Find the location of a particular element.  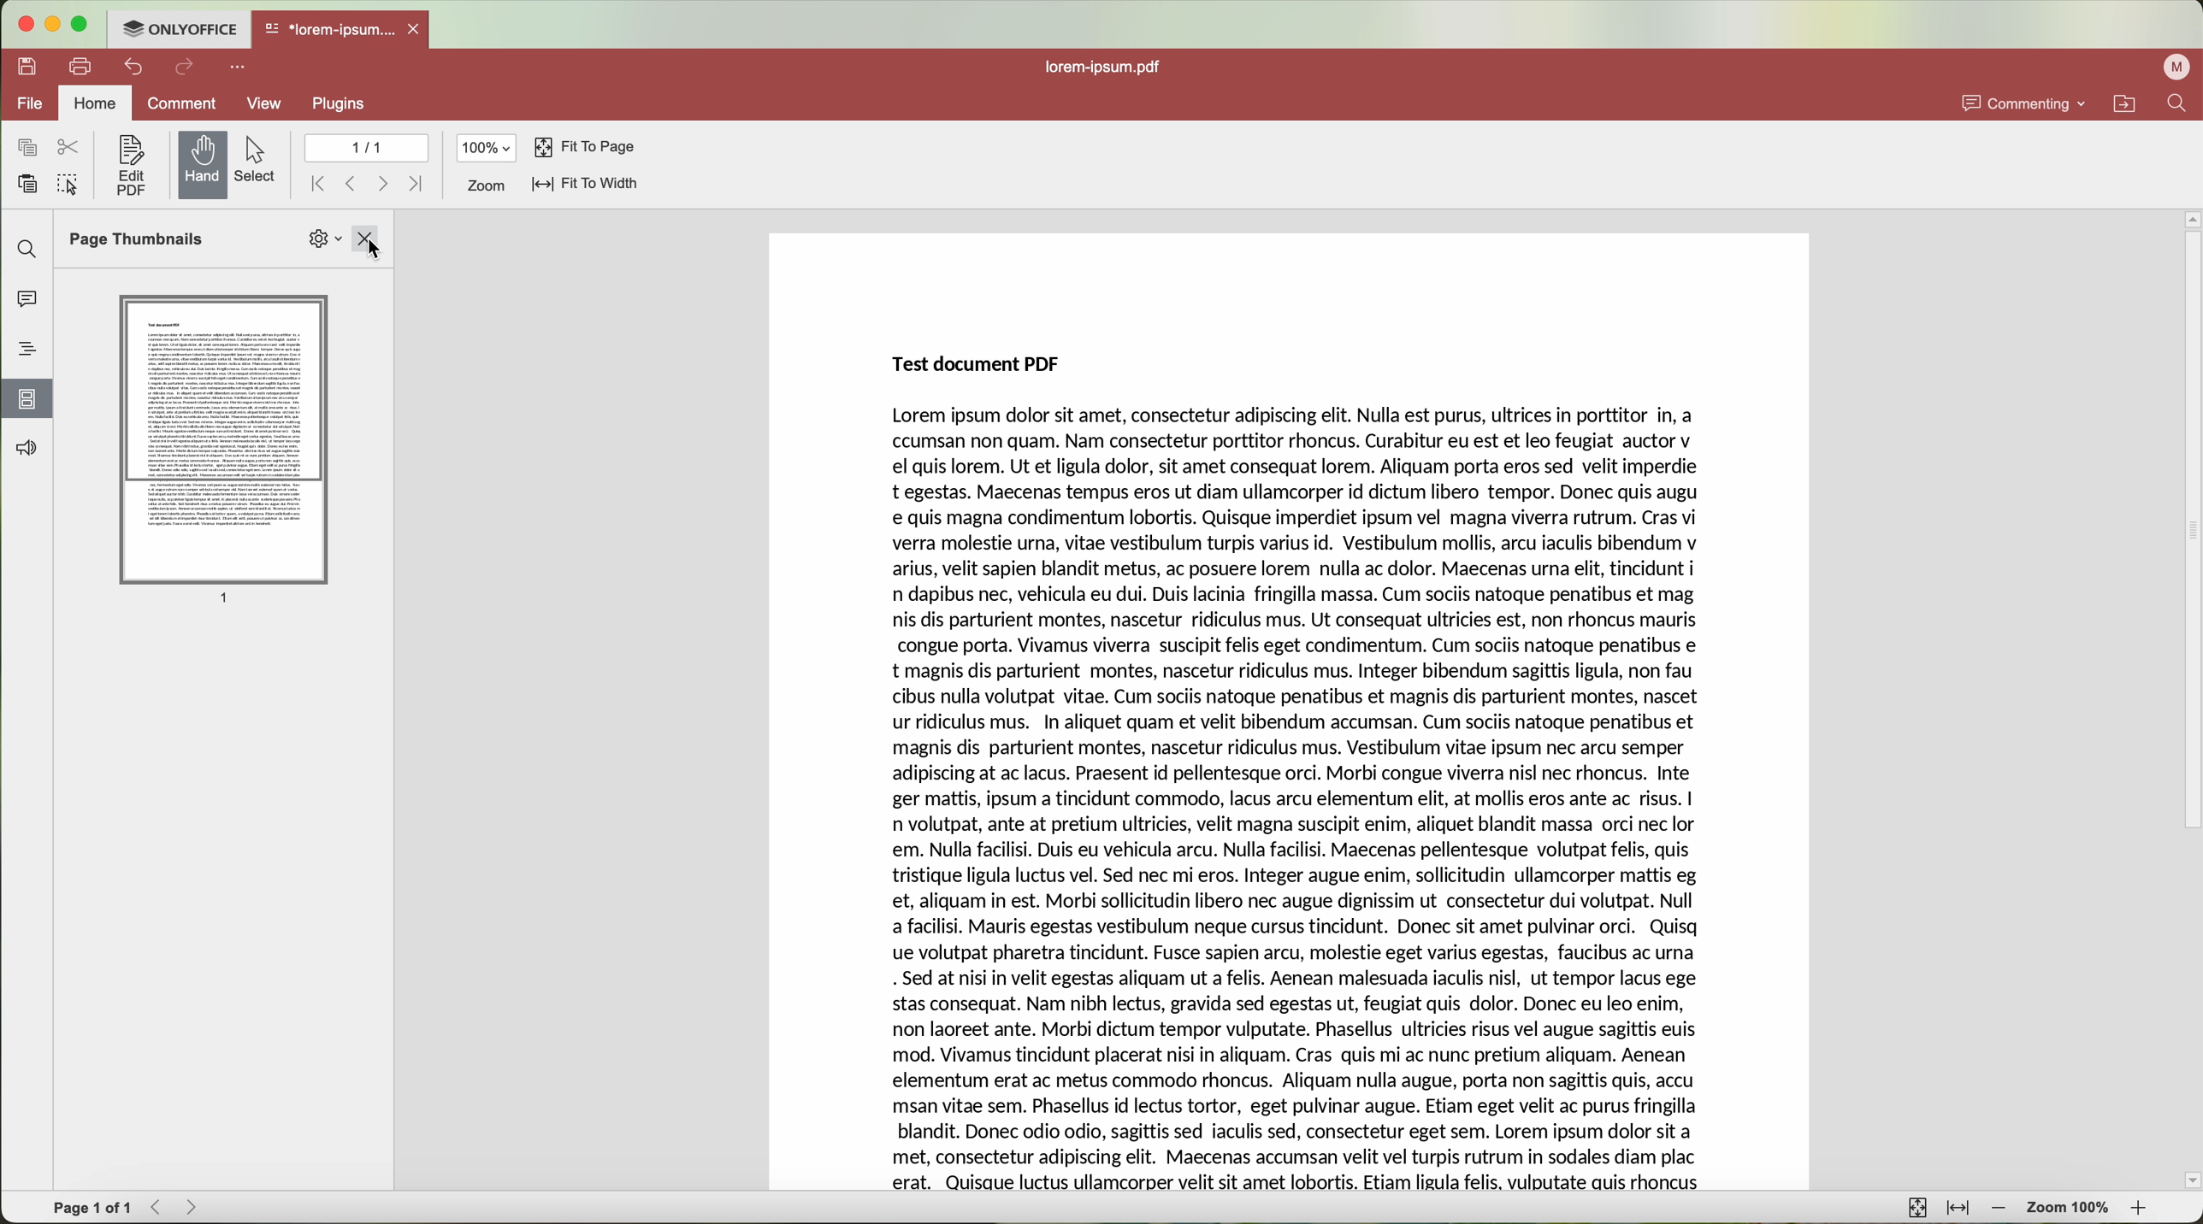

comment is located at coordinates (185, 103).